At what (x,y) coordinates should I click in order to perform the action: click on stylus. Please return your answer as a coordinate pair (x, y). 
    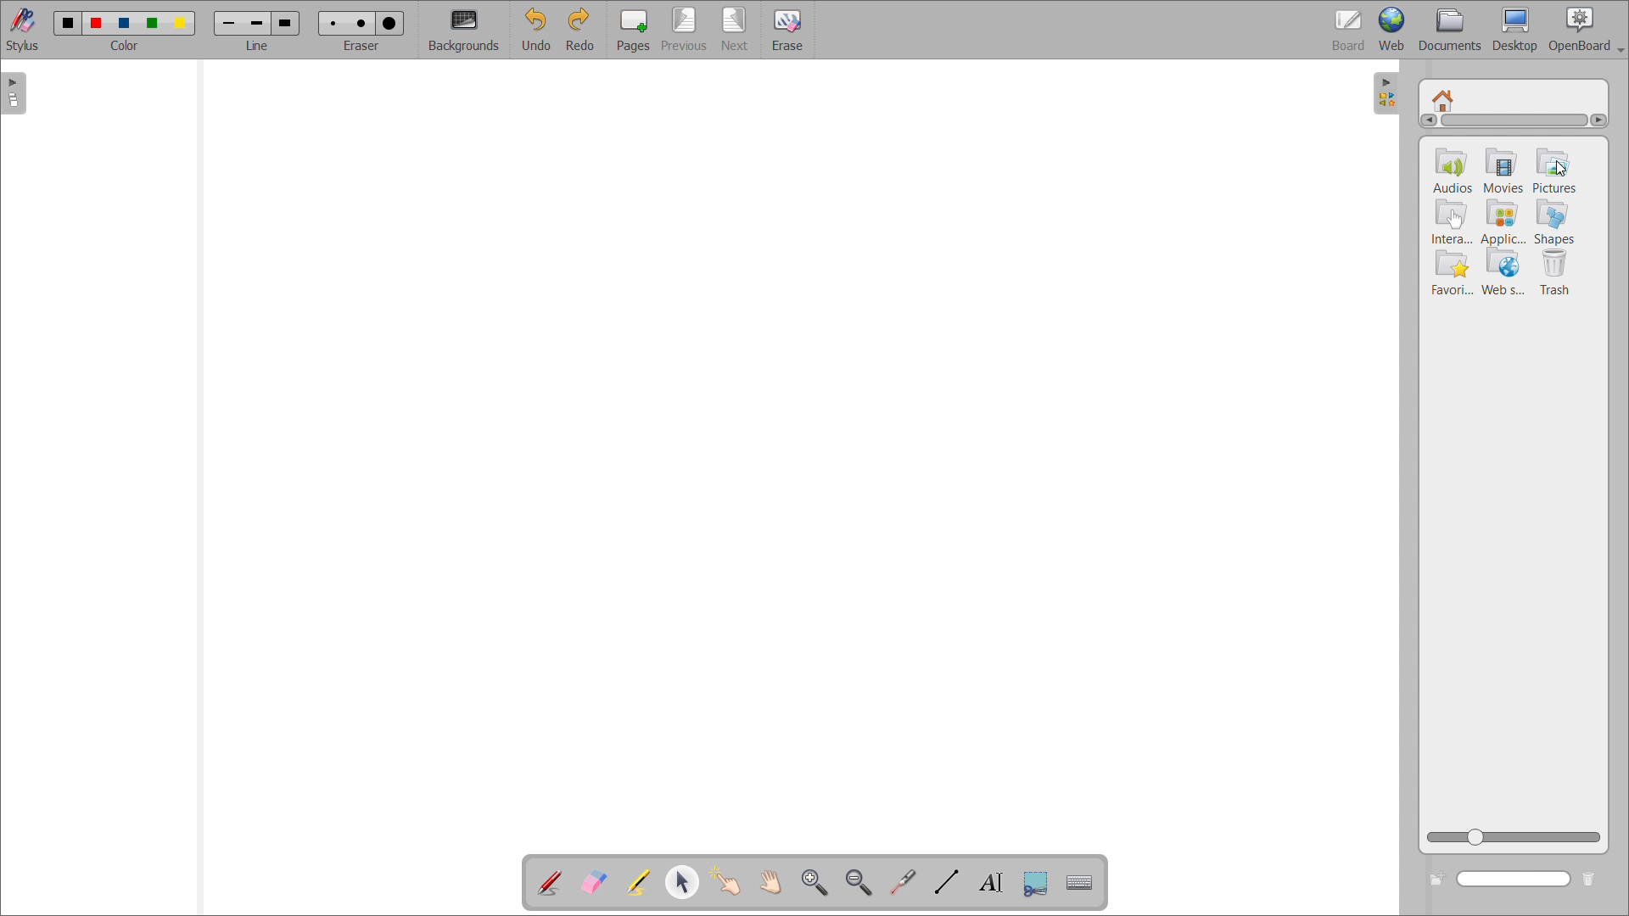
    Looking at the image, I should click on (23, 29).